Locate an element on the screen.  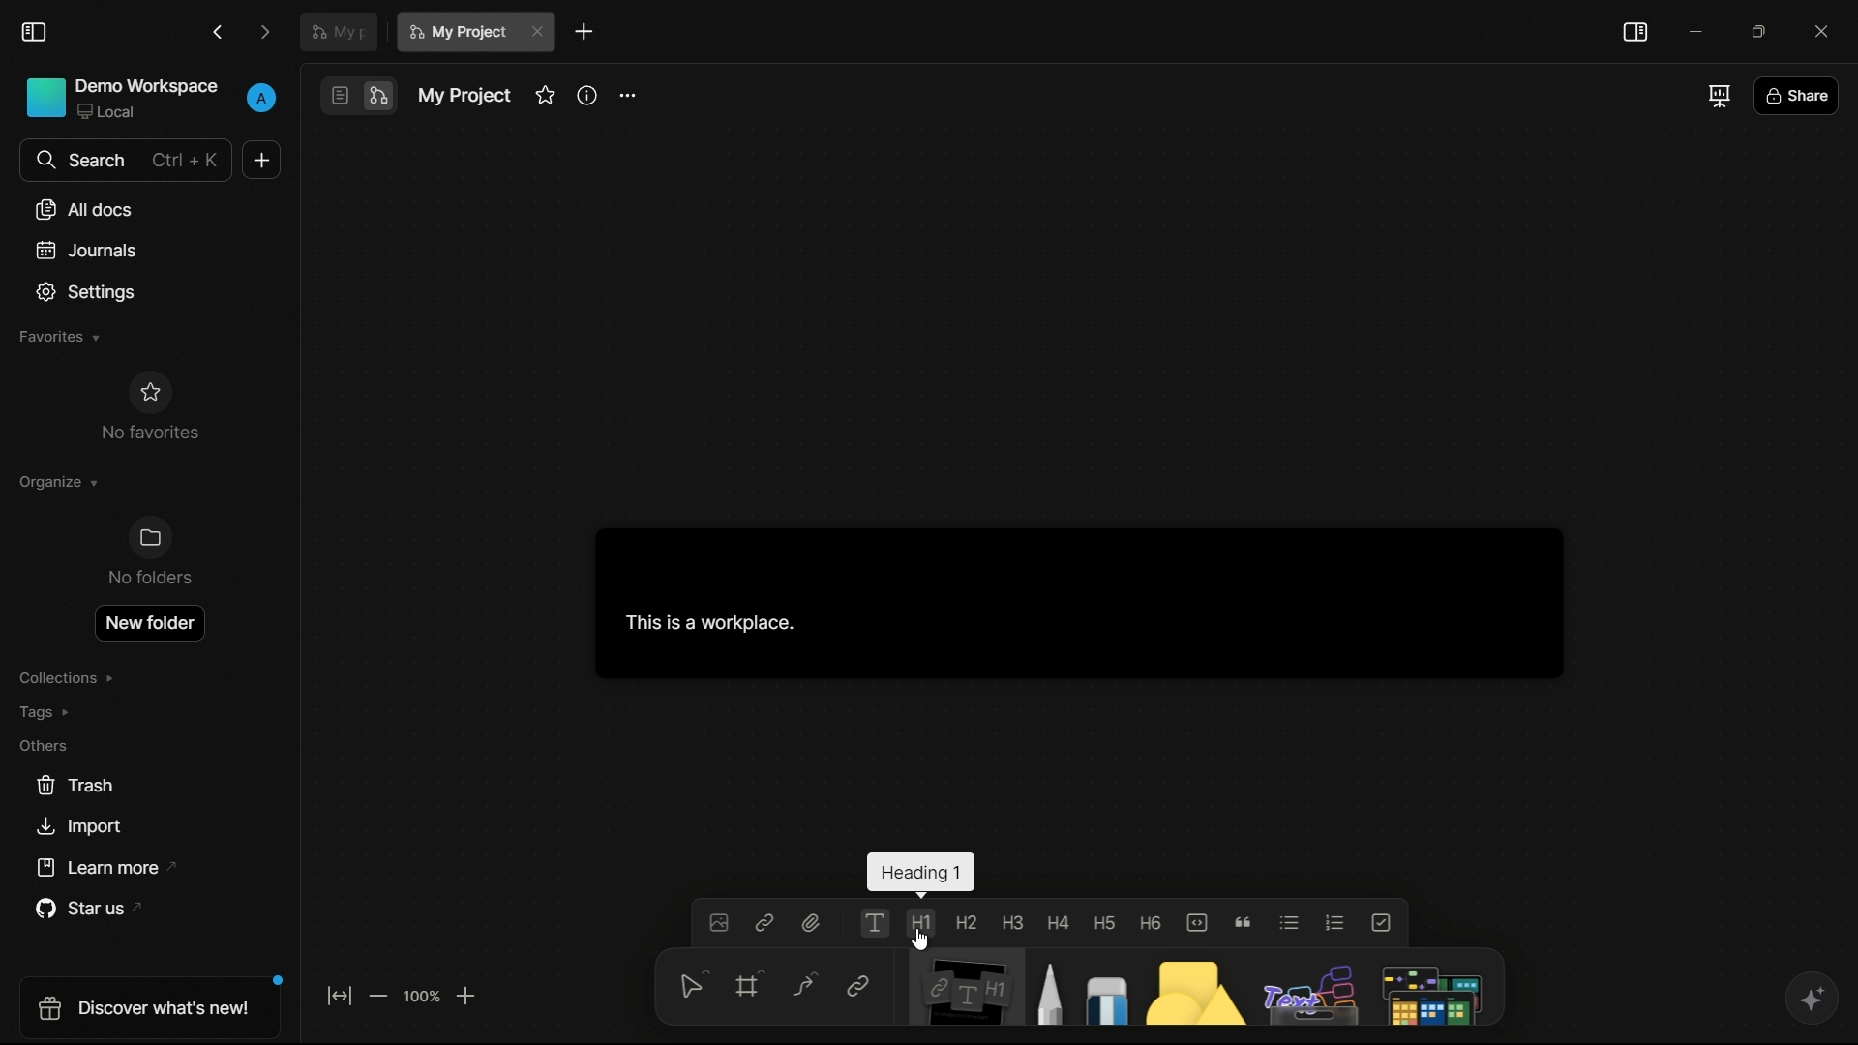
note is located at coordinates (960, 989).